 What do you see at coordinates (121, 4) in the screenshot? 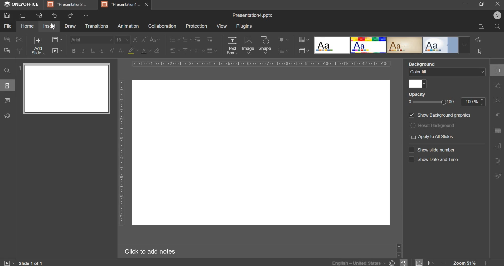
I see `Presentation4` at bounding box center [121, 4].